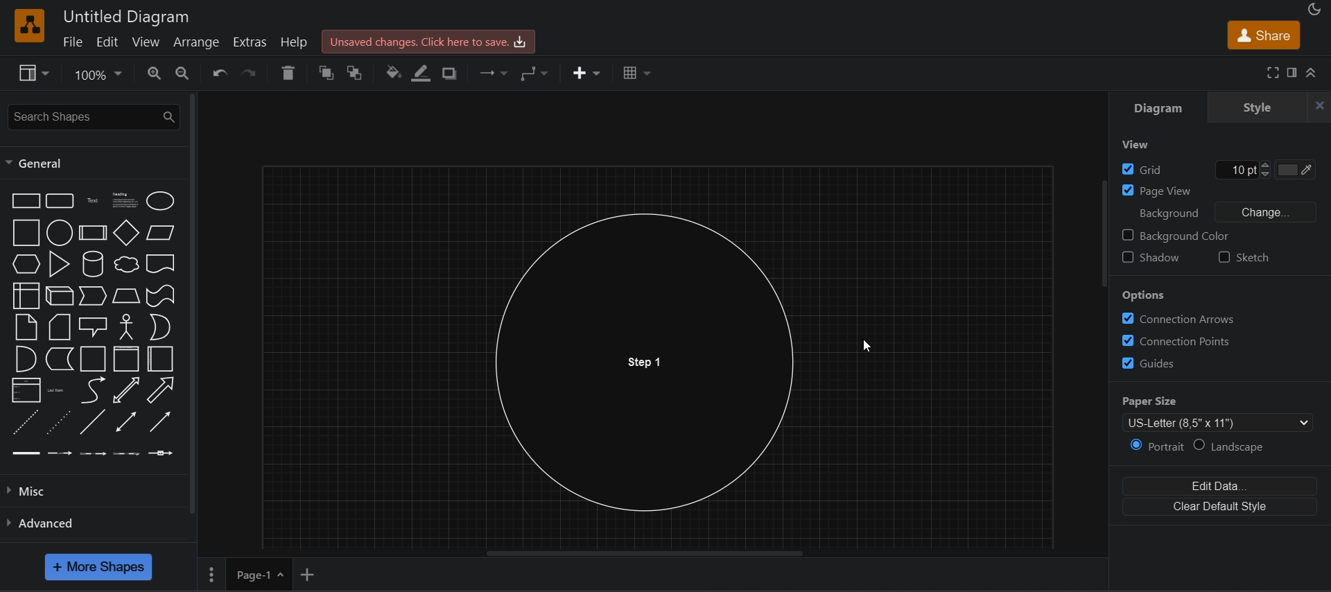 The width and height of the screenshot is (1331, 592). What do you see at coordinates (1169, 192) in the screenshot?
I see `Page View` at bounding box center [1169, 192].